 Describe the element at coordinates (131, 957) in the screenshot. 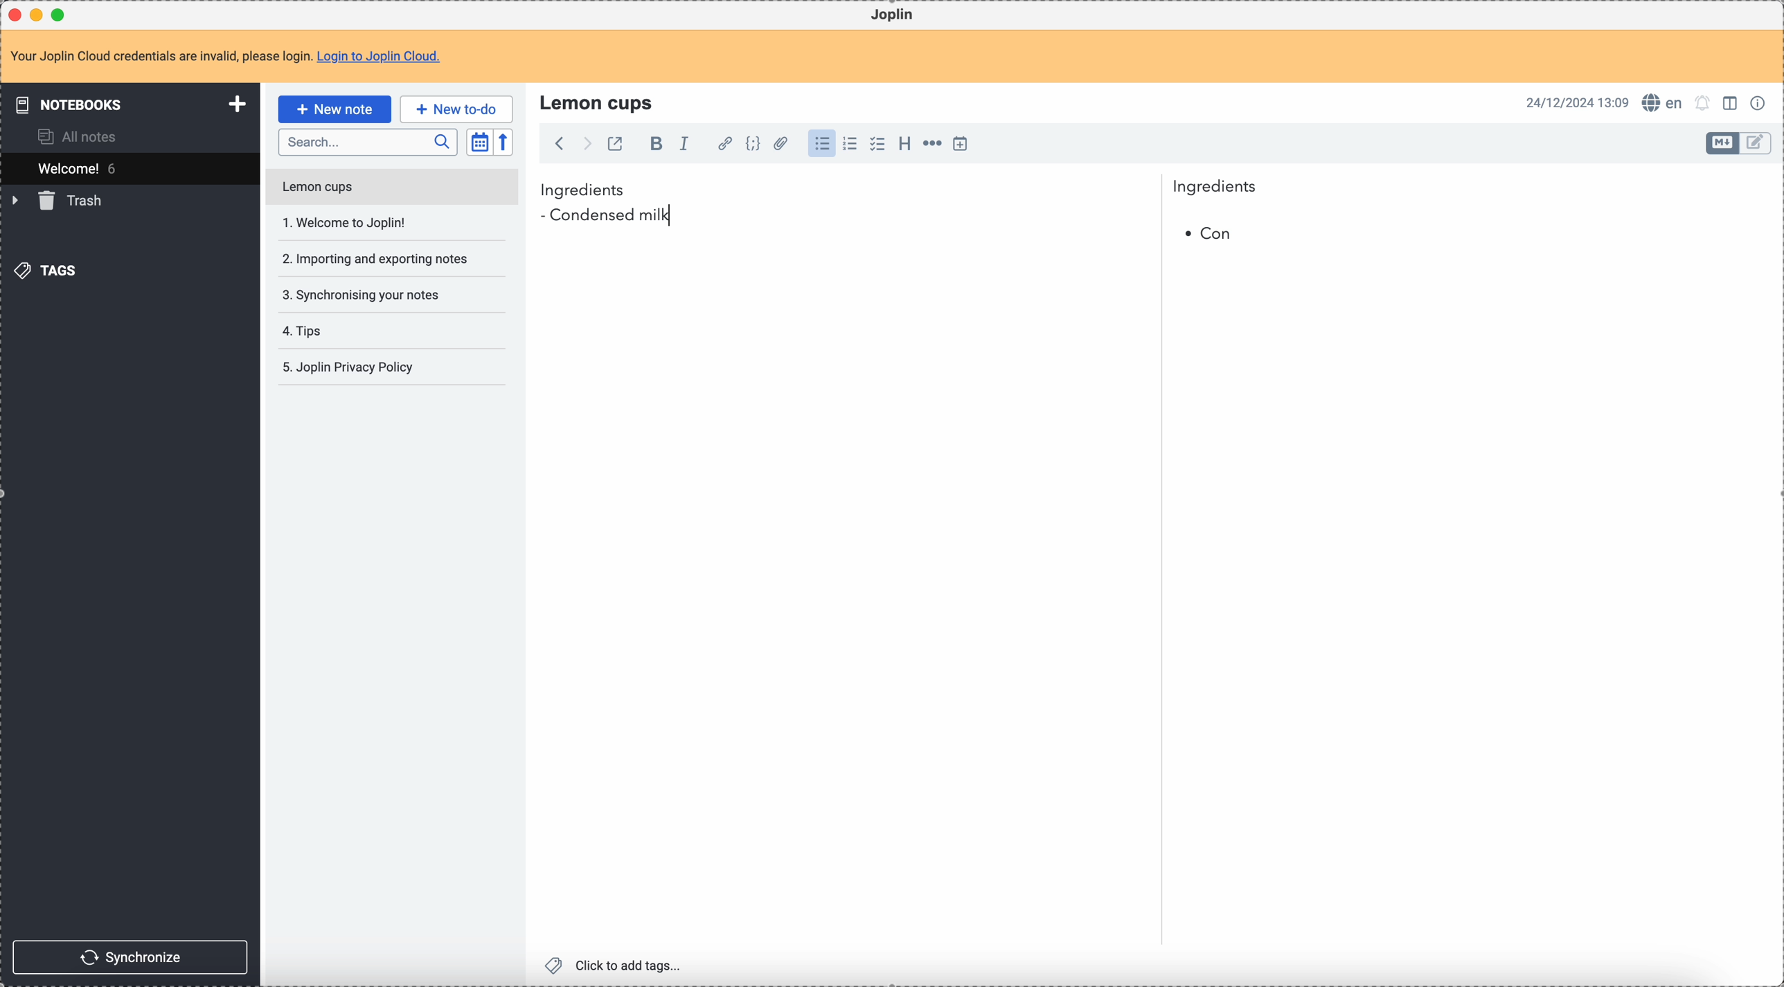

I see `synchronize` at that location.